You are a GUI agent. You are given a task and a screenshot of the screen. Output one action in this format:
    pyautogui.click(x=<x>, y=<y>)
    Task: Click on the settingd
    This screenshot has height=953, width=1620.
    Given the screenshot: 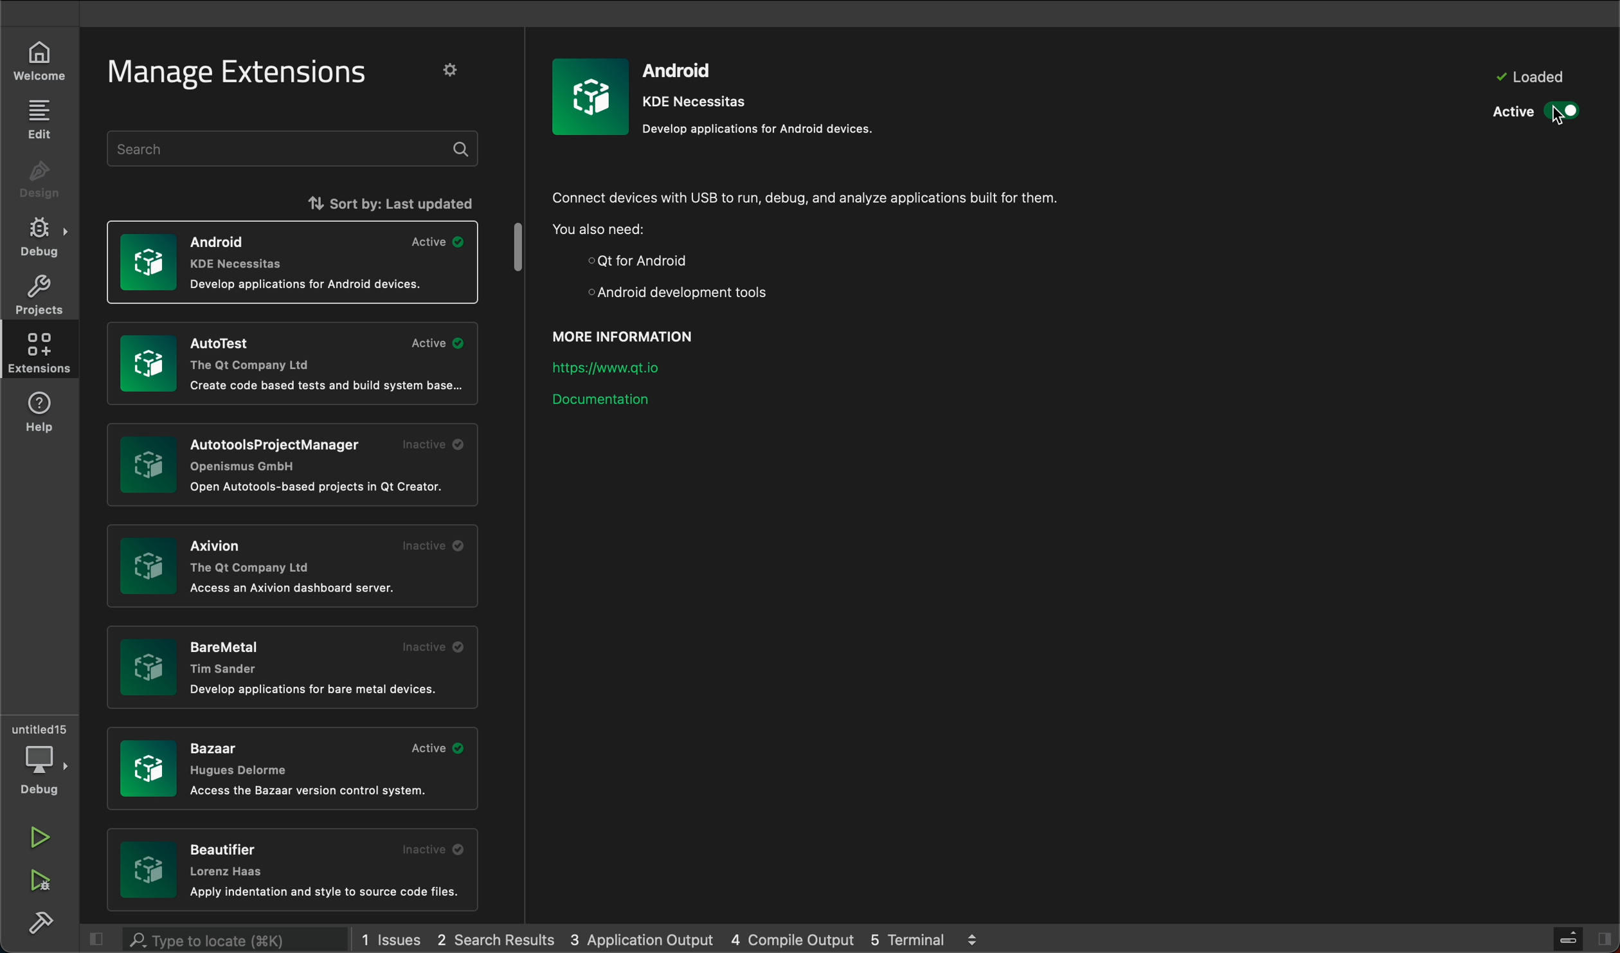 What is the action you would take?
    pyautogui.click(x=457, y=72)
    